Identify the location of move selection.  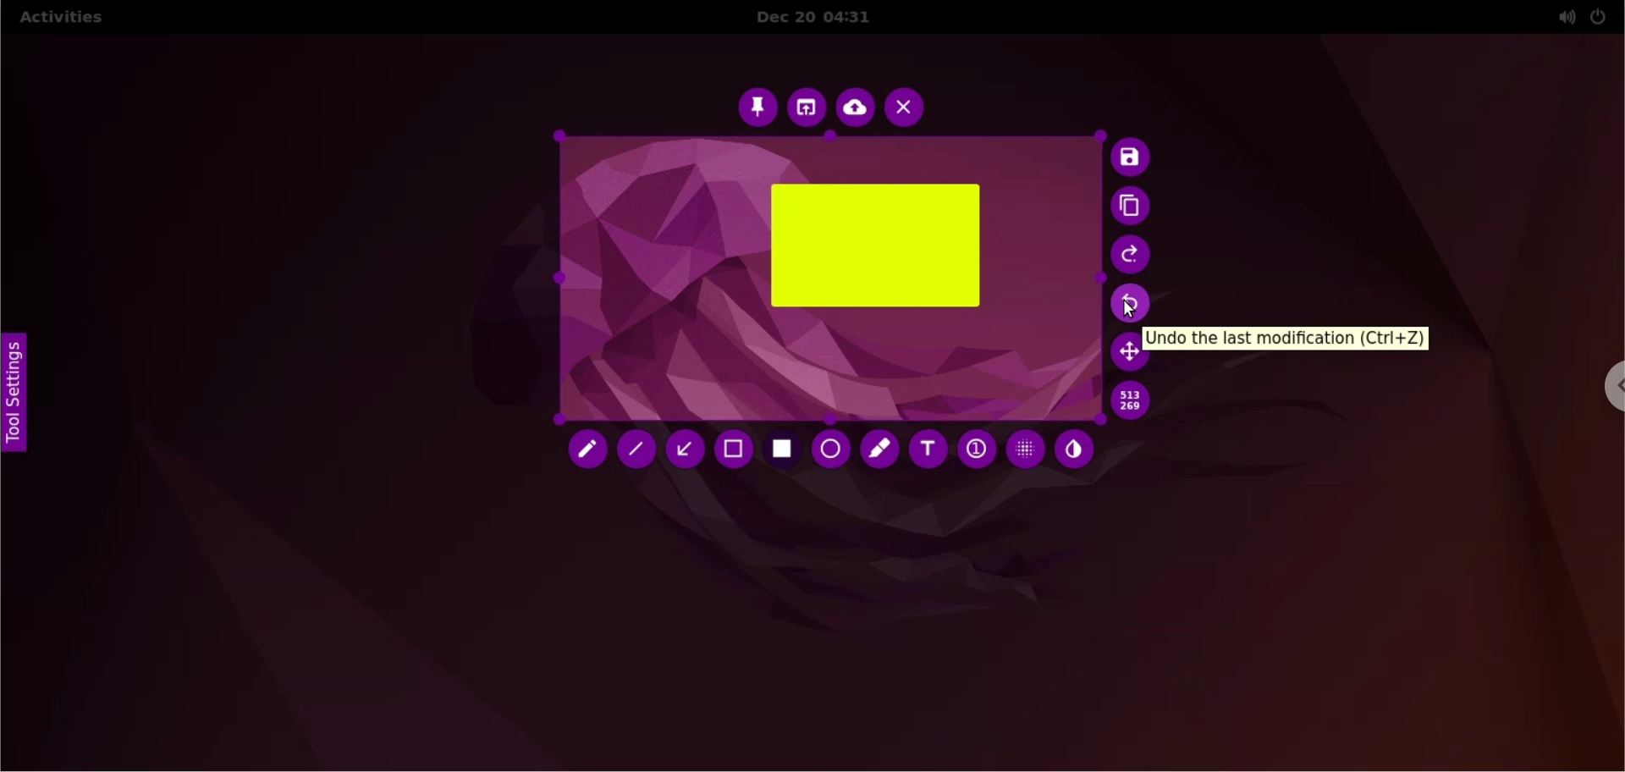
(1123, 352).